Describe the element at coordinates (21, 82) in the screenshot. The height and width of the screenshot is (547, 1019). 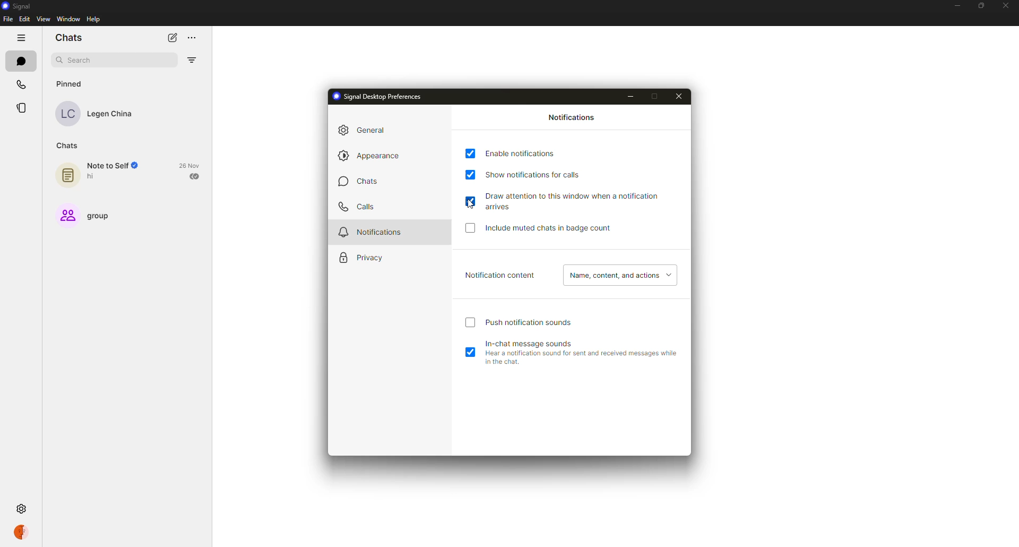
I see `calls` at that location.